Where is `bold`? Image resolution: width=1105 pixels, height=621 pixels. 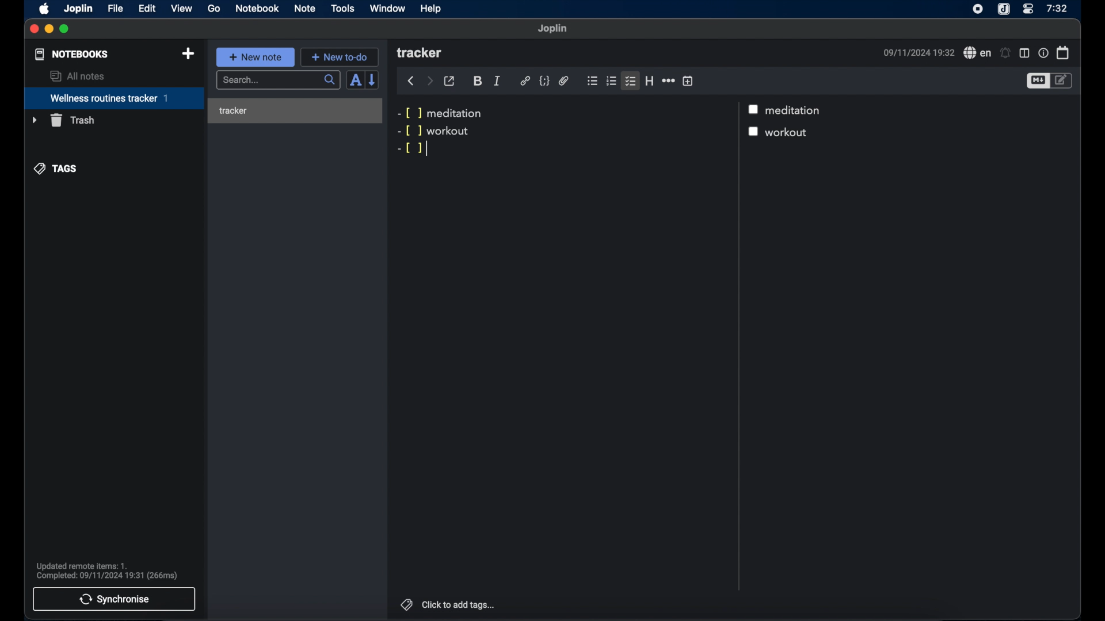
bold is located at coordinates (478, 82).